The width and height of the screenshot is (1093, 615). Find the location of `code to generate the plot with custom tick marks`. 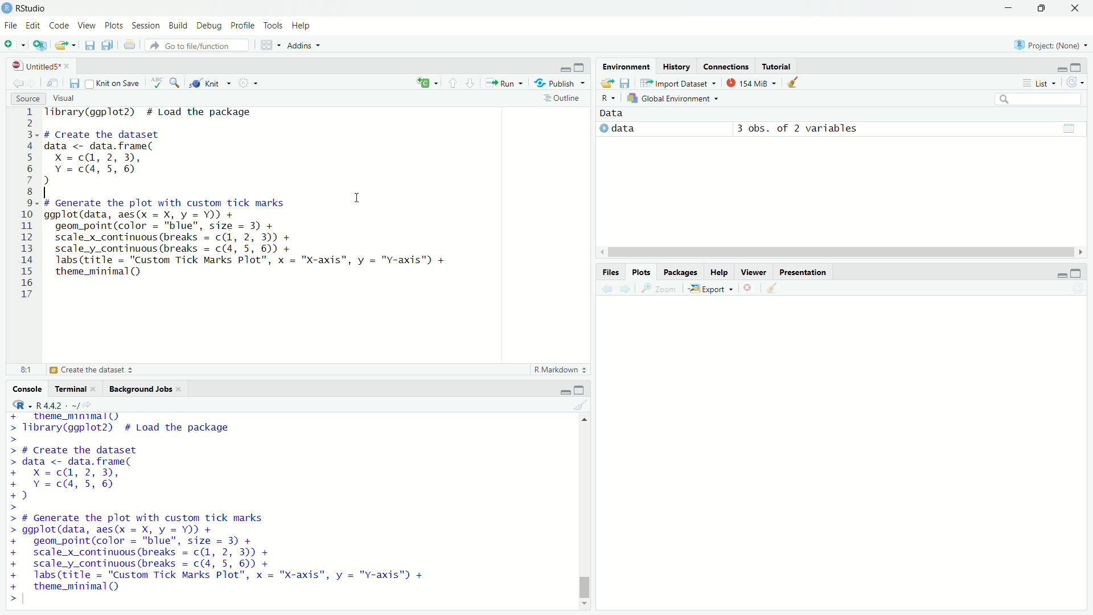

code to generate the plot with custom tick marks is located at coordinates (226, 552).